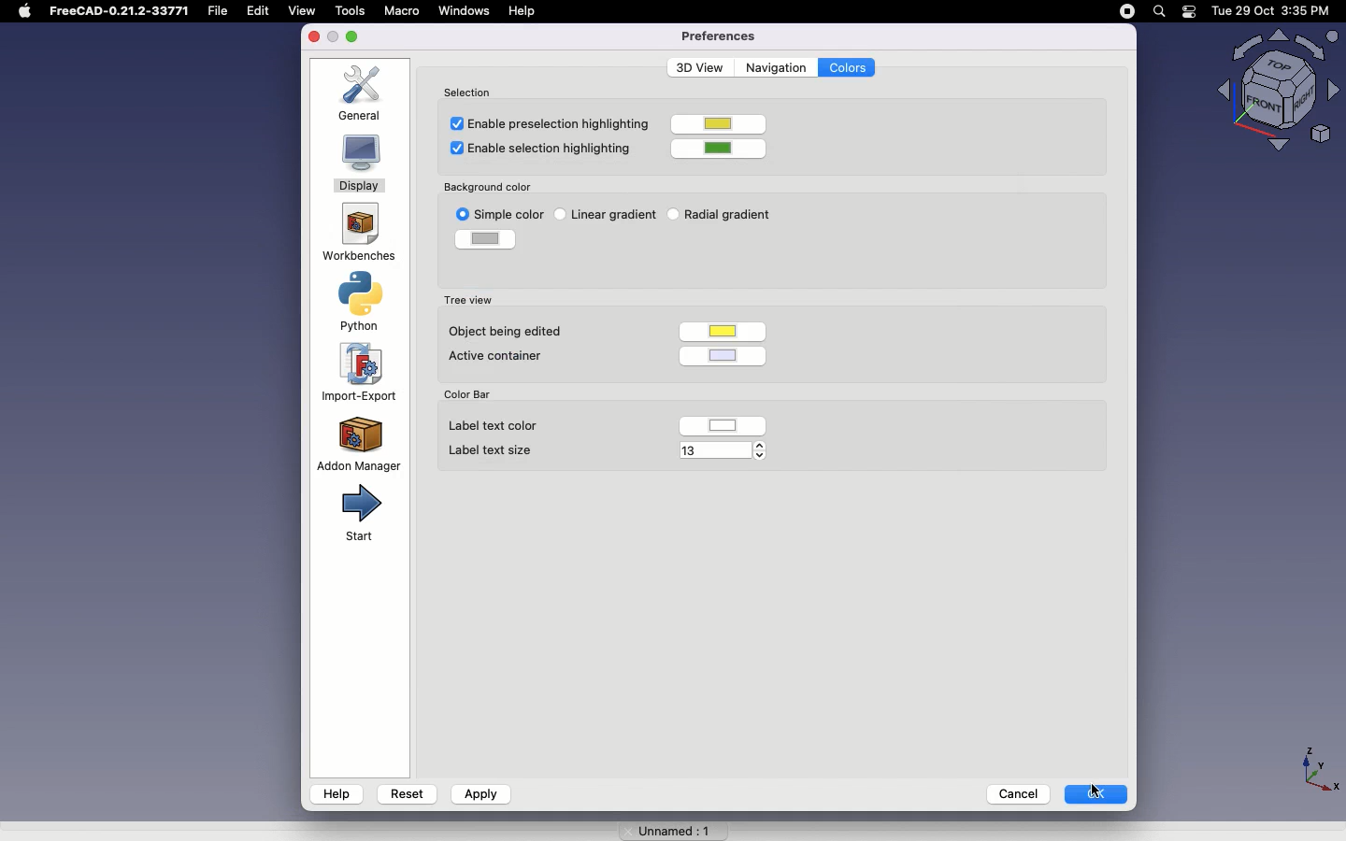 This screenshot has width=1346, height=841. What do you see at coordinates (314, 37) in the screenshot?
I see `close` at bounding box center [314, 37].